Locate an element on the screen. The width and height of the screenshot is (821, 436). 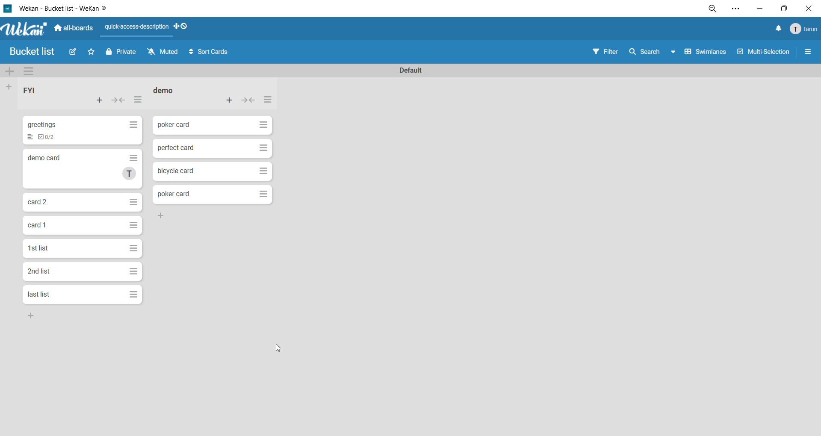
swimlanes is located at coordinates (707, 53).